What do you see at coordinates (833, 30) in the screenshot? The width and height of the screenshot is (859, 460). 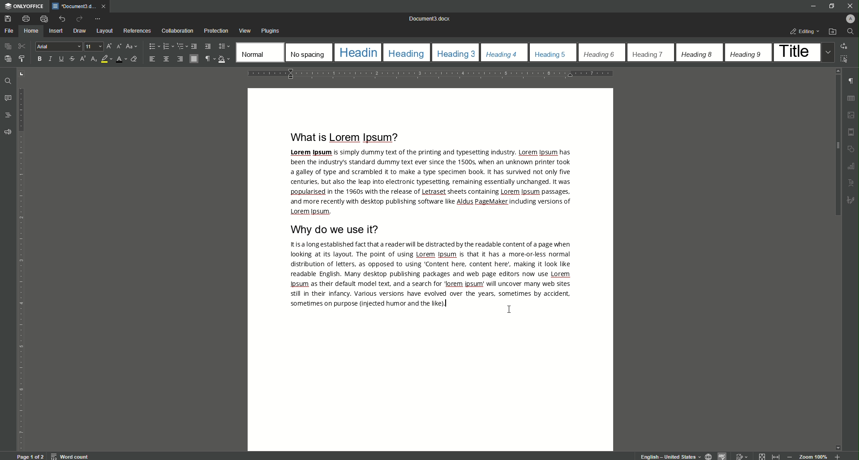 I see `Open File Location` at bounding box center [833, 30].